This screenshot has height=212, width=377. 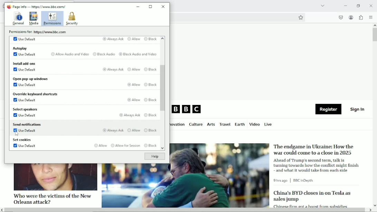 I want to click on Innovation, so click(x=178, y=125).